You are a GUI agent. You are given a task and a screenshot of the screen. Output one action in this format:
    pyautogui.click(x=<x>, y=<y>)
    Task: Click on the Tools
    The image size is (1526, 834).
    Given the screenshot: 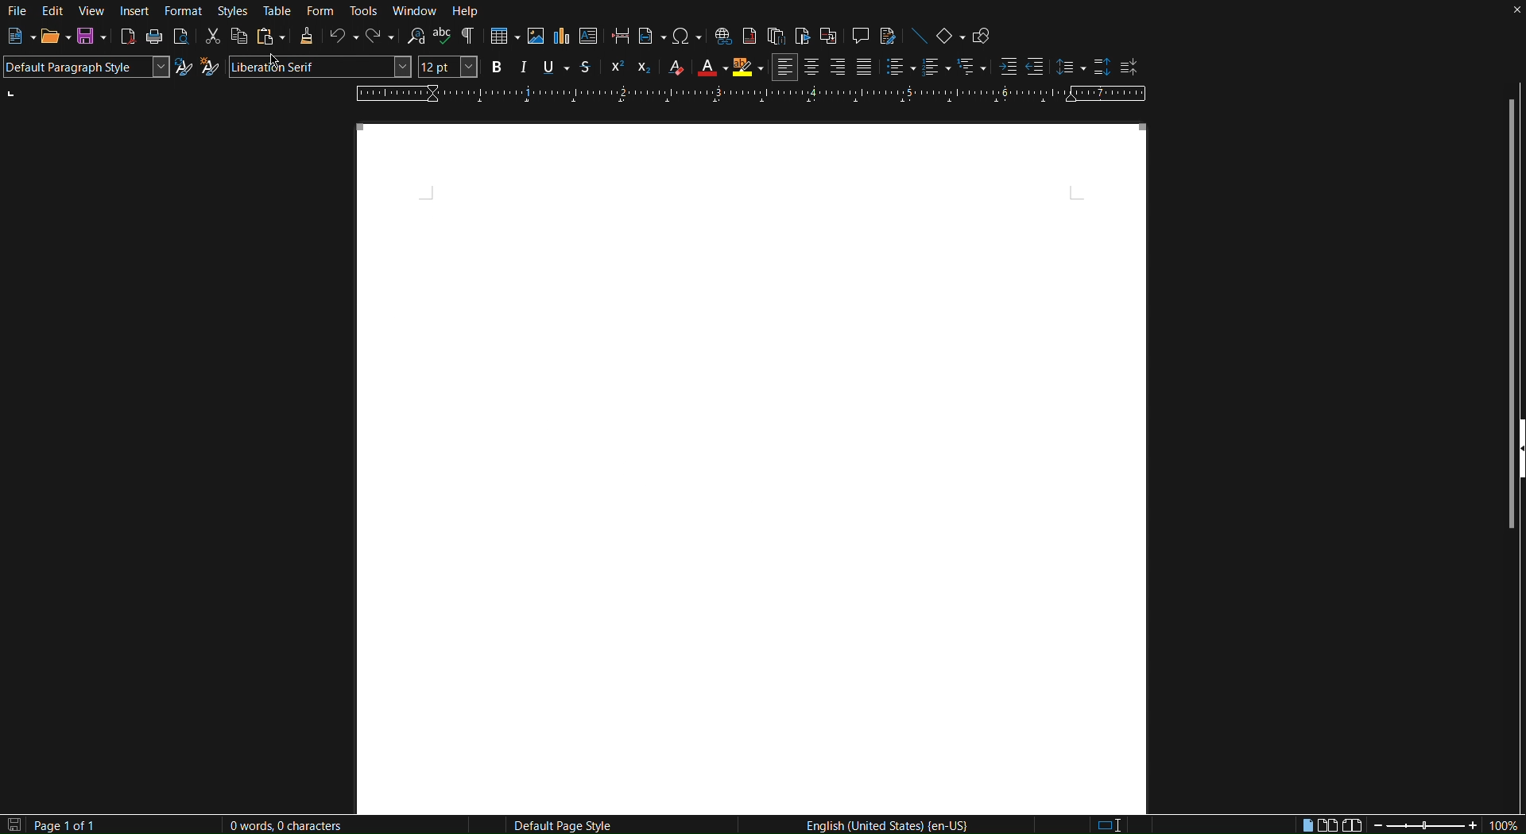 What is the action you would take?
    pyautogui.click(x=365, y=11)
    